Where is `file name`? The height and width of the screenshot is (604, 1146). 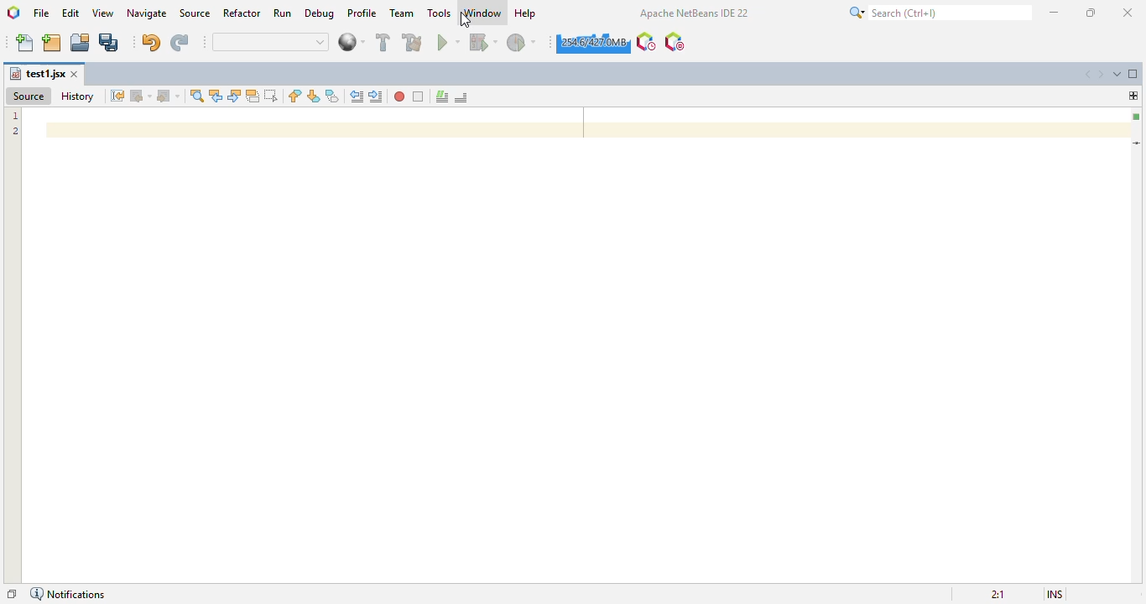 file name is located at coordinates (37, 74).